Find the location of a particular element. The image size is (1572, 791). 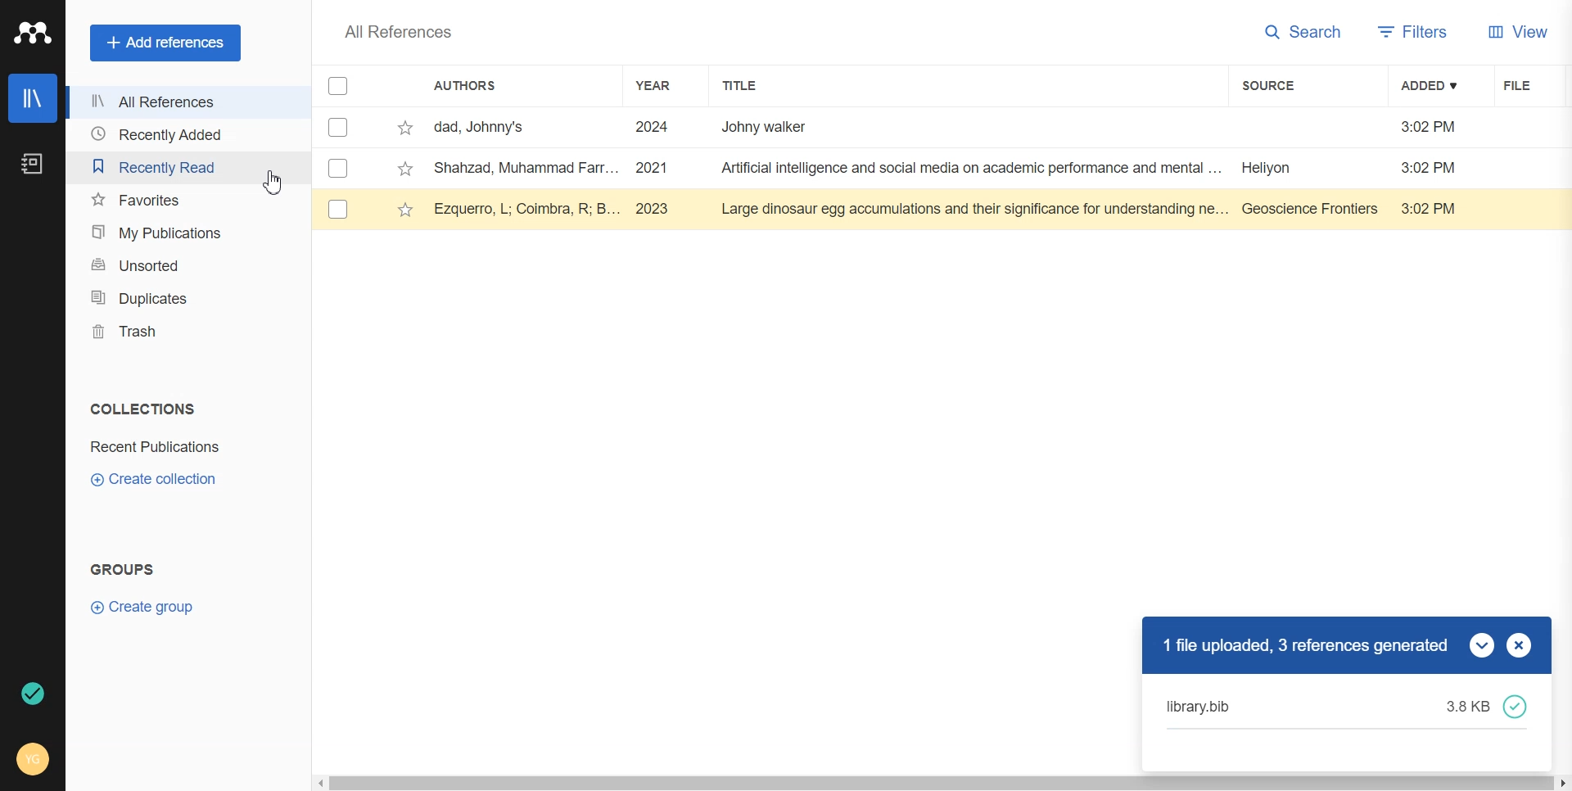

dad, Johnny's 2024 Johny walker 3:02 PM is located at coordinates (955, 127).